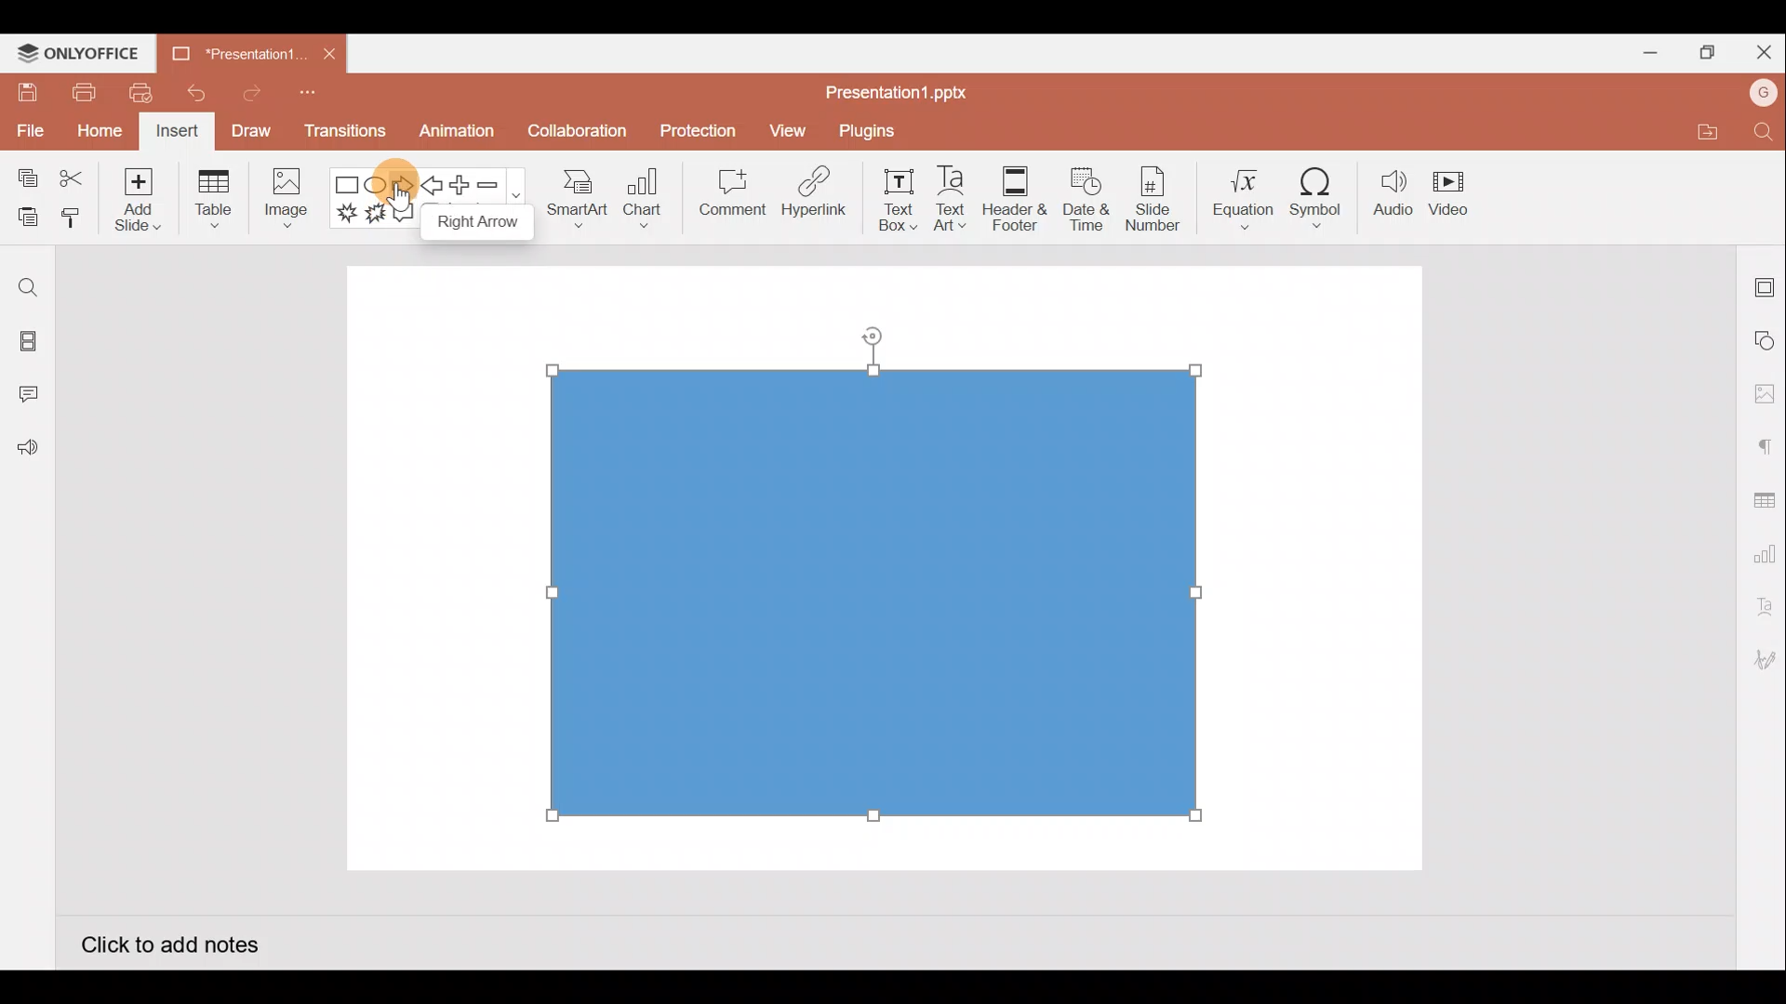 This screenshot has height=1004, width=1786. I want to click on Text box, so click(900, 200).